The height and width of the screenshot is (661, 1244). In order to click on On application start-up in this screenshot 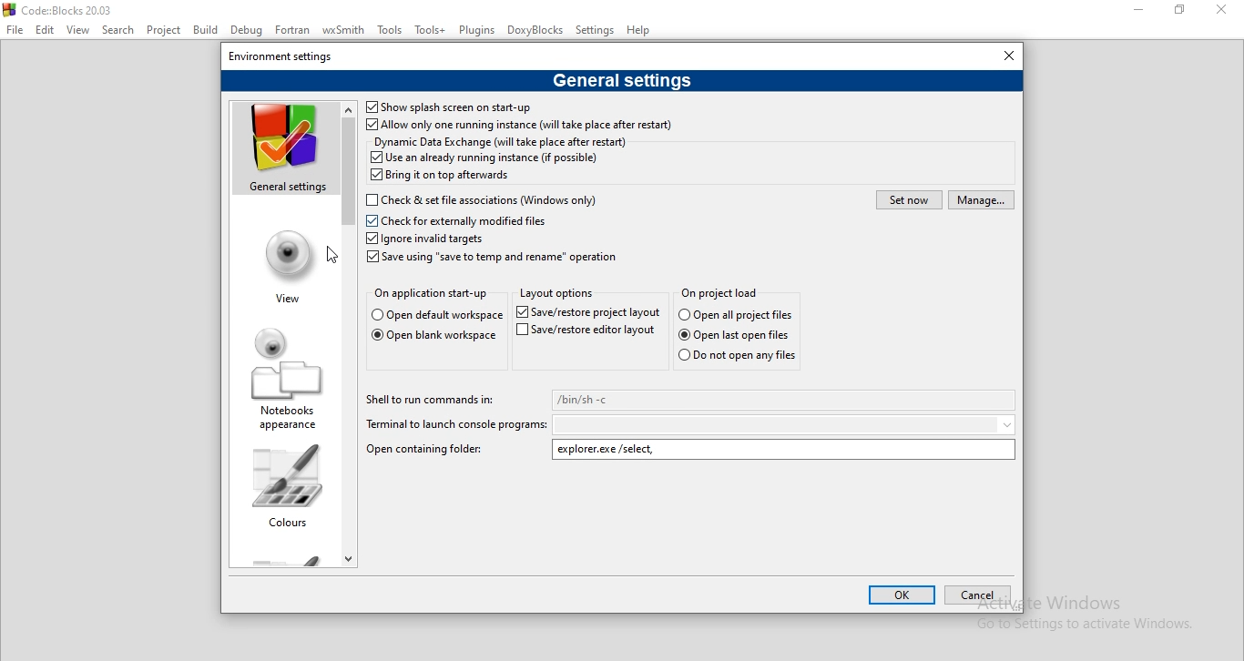, I will do `click(432, 294)`.